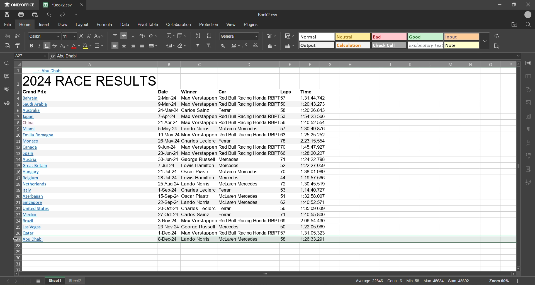 The height and width of the screenshot is (285, 535). I want to click on align bottom, so click(133, 36).